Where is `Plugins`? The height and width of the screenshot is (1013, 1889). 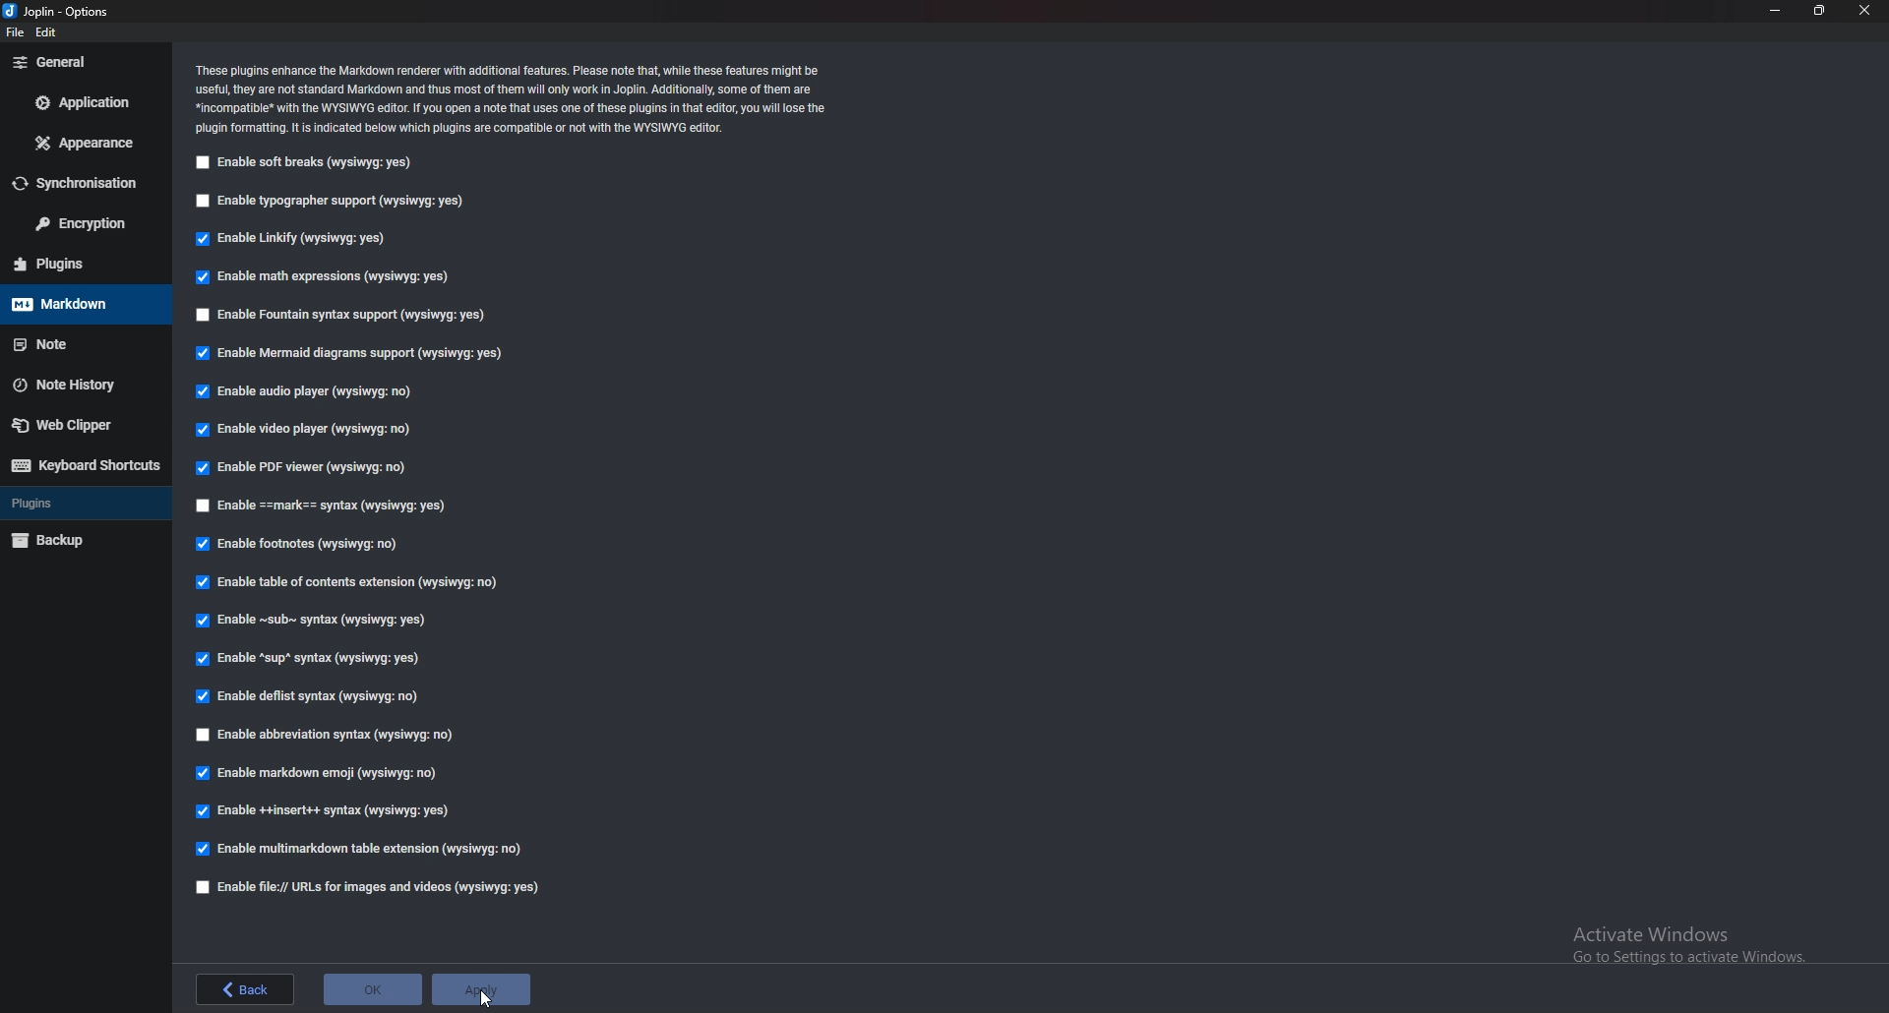 Plugins is located at coordinates (78, 503).